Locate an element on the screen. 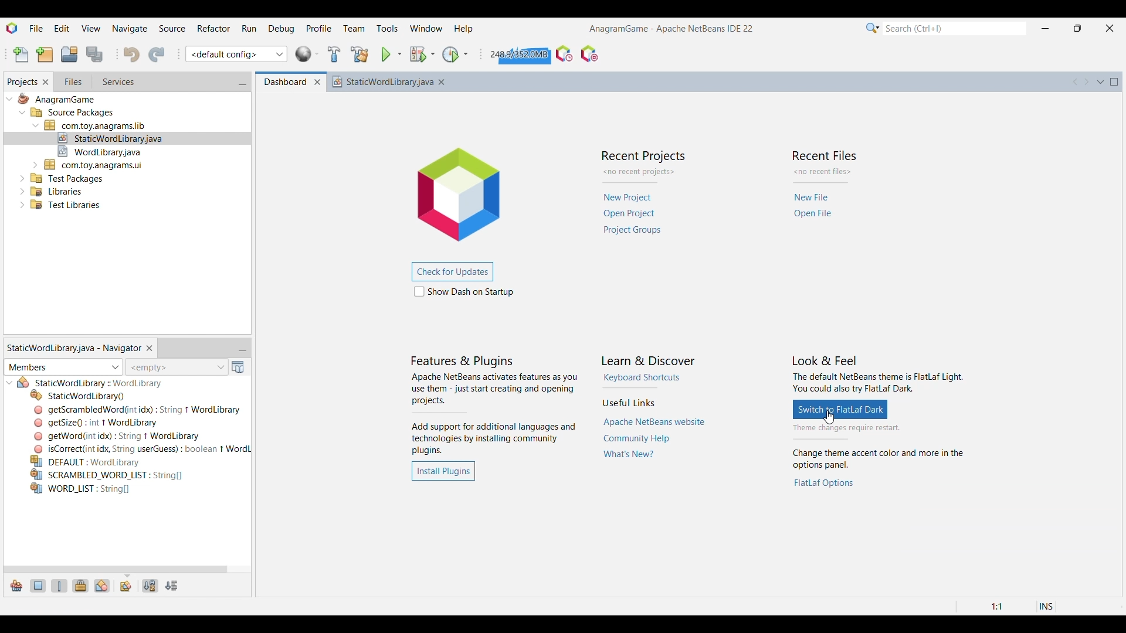  Open project is located at coordinates (69, 54).